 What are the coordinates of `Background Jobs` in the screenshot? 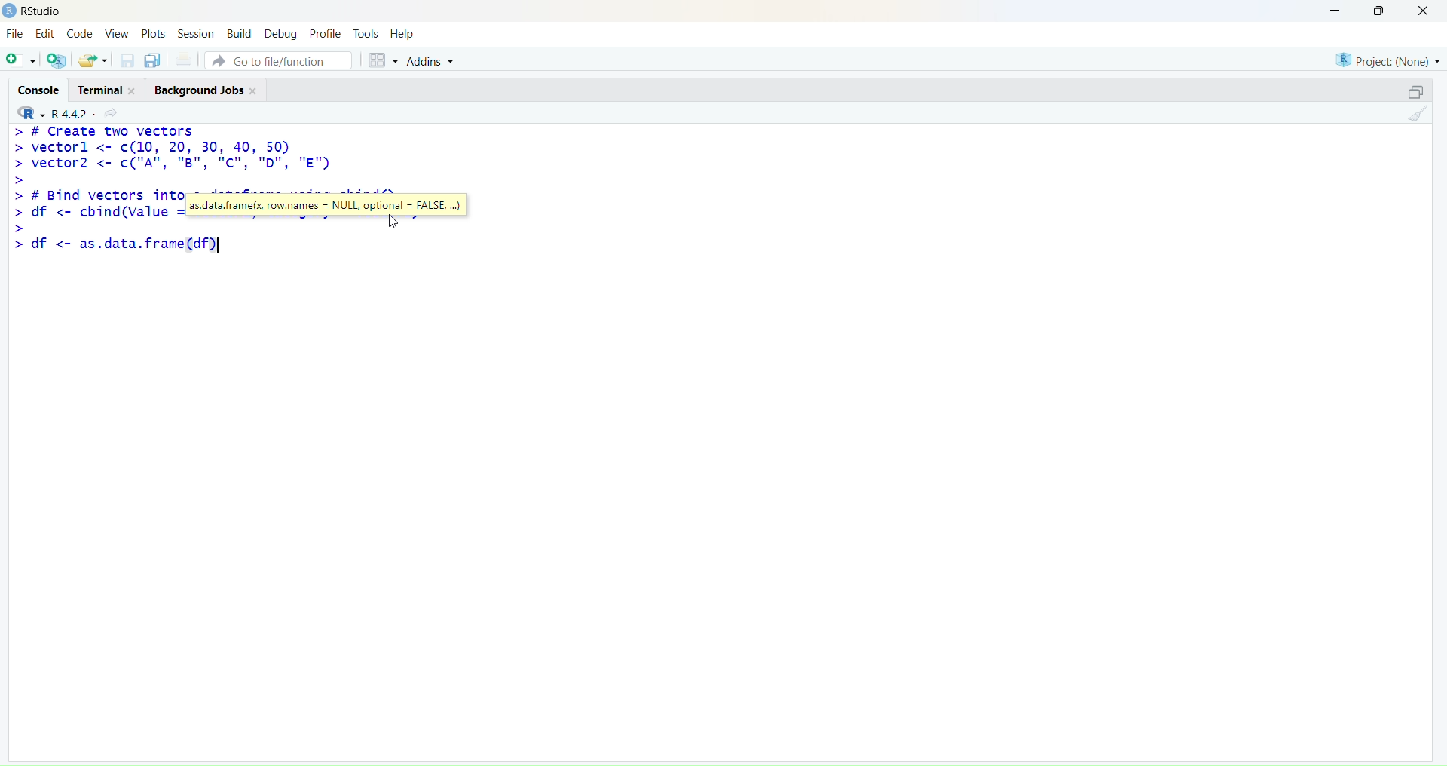 It's located at (205, 90).